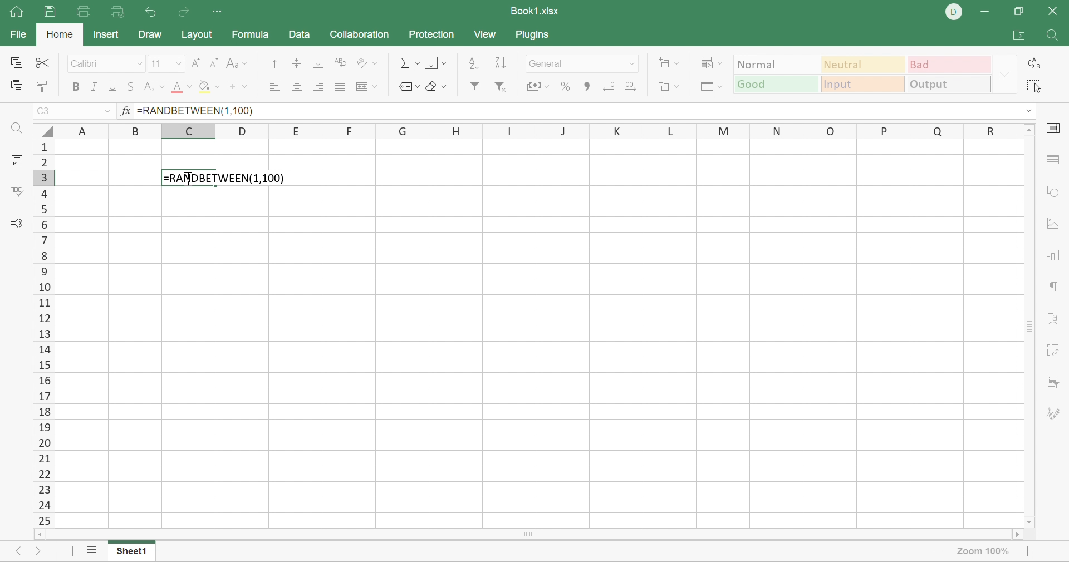  Describe the element at coordinates (565, 85) in the screenshot. I see `Percent style` at that location.